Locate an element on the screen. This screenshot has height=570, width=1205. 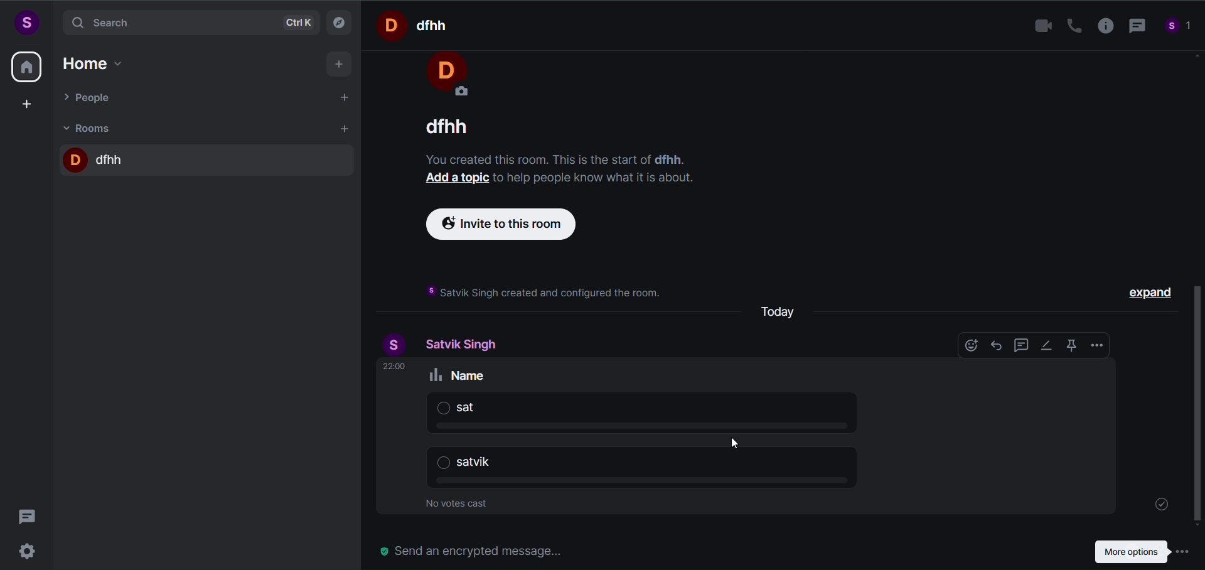
room info is located at coordinates (1101, 26).